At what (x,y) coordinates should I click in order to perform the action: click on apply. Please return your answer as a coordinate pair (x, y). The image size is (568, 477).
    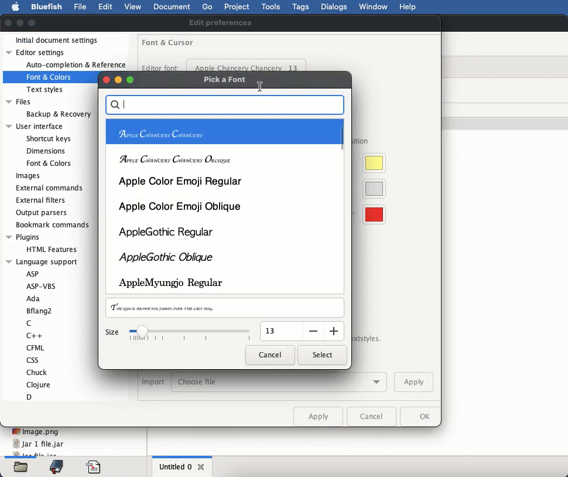
    Looking at the image, I should click on (410, 381).